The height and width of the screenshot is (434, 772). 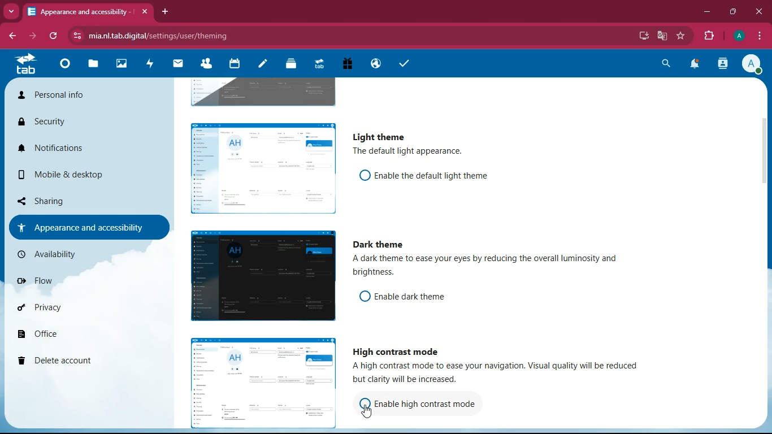 I want to click on privacy, so click(x=66, y=311).